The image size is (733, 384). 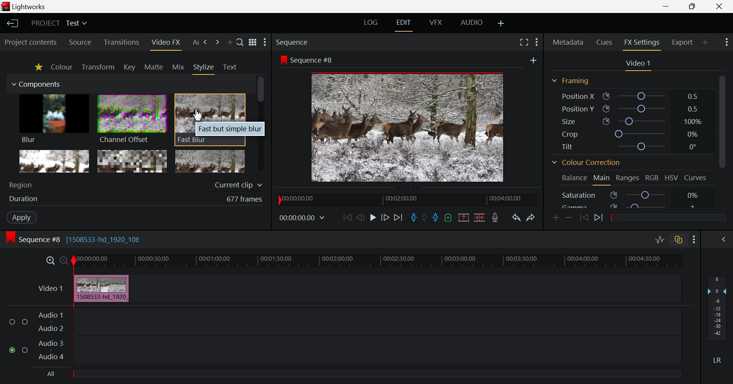 What do you see at coordinates (80, 240) in the screenshot?
I see `Sequence #8 [1508533-hd_1920_108` at bounding box center [80, 240].